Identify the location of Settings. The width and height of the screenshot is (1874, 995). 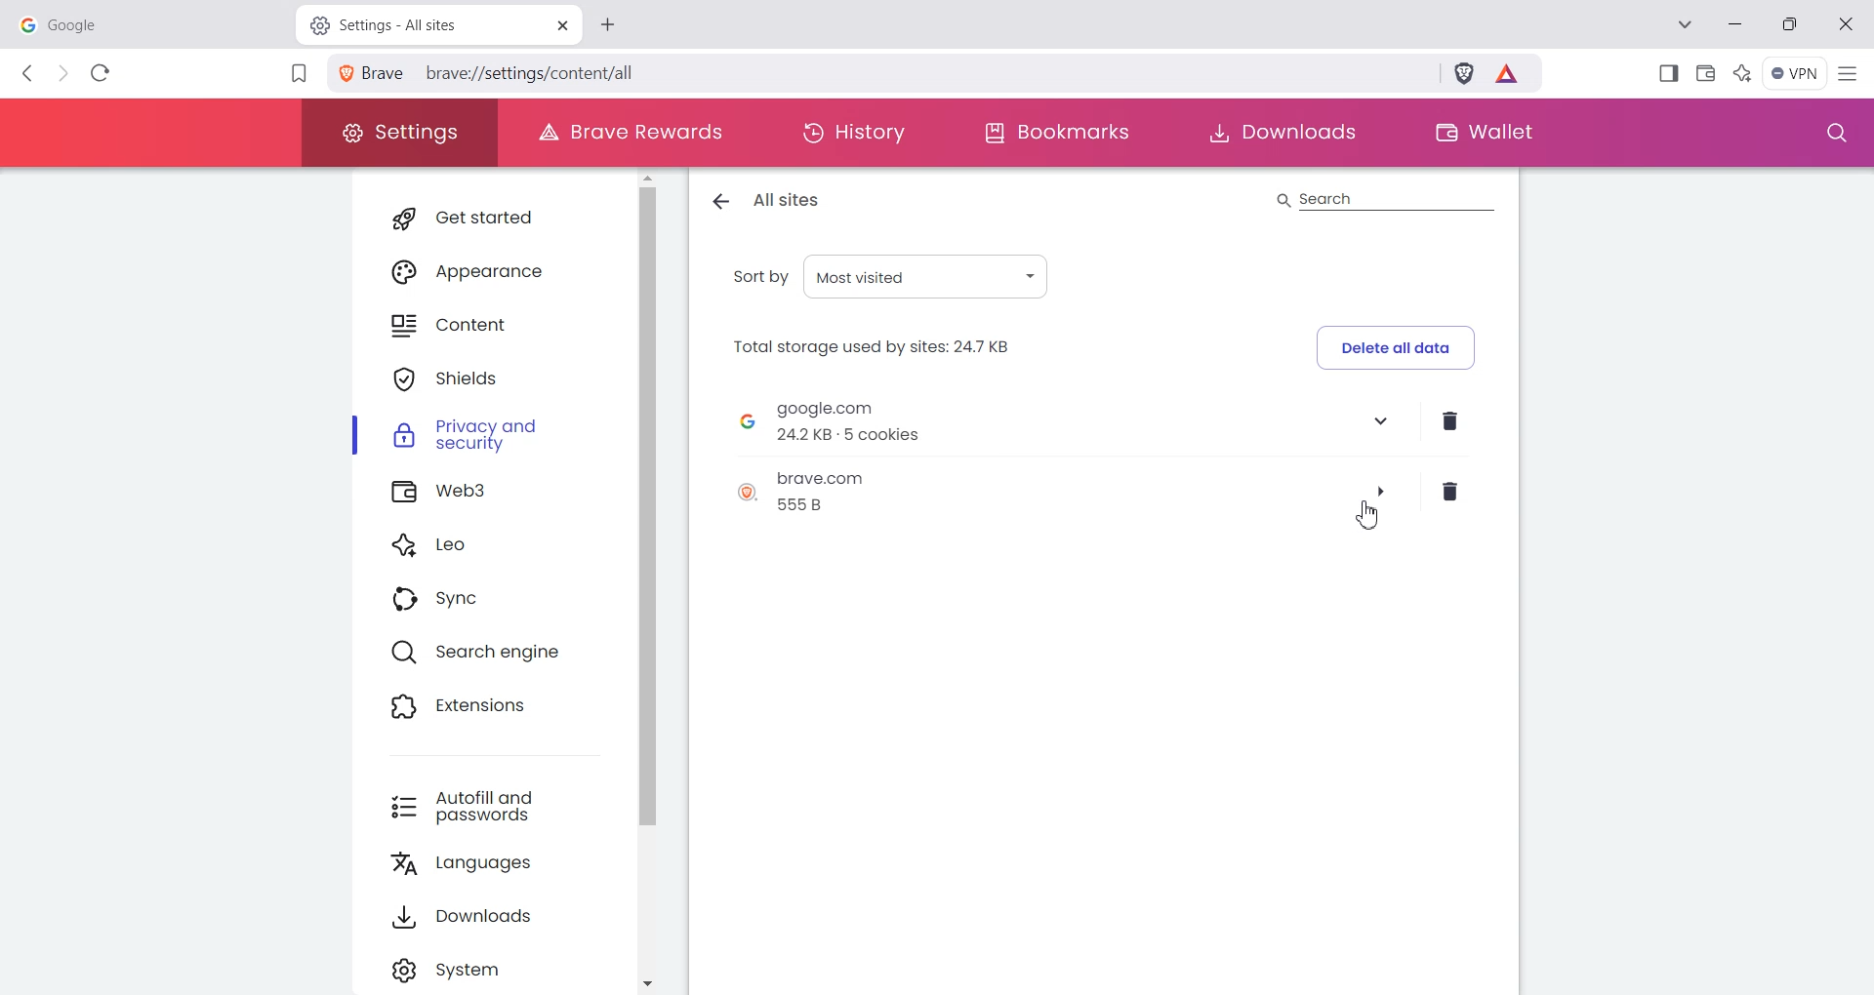
(398, 133).